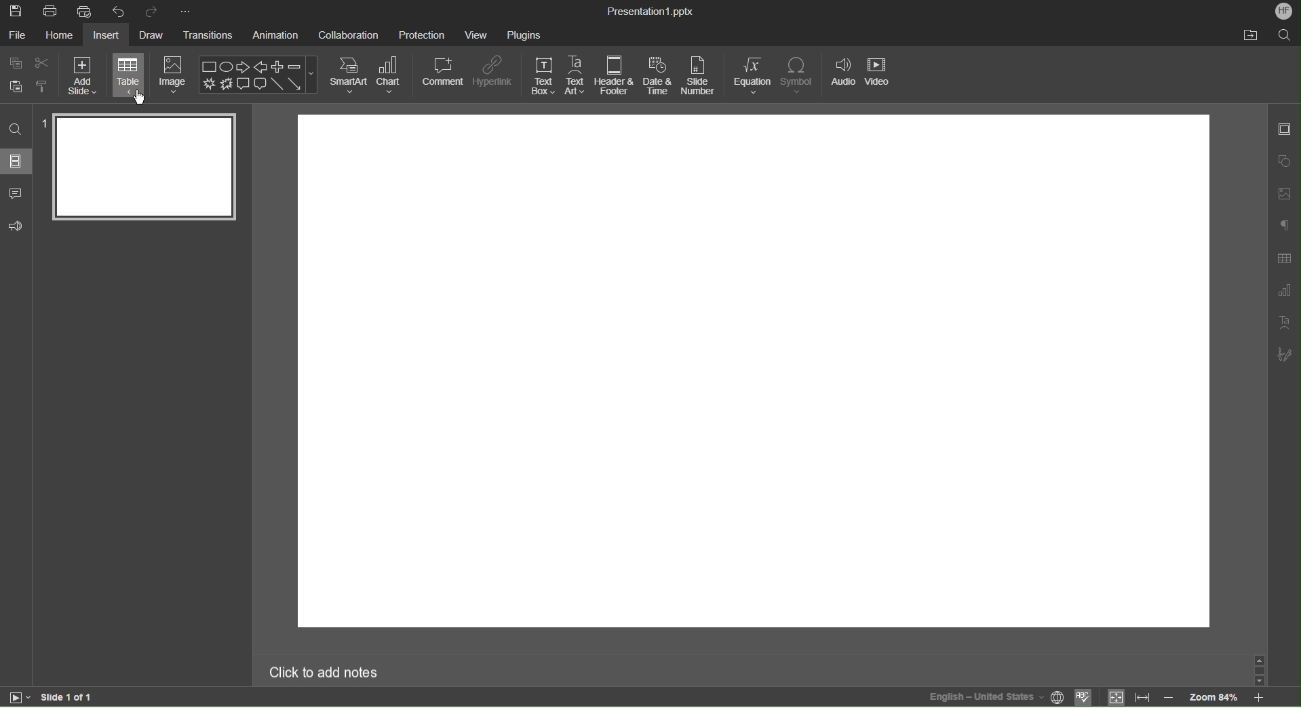 The height and width of the screenshot is (708, 1301). Describe the element at coordinates (122, 11) in the screenshot. I see `Undo` at that location.